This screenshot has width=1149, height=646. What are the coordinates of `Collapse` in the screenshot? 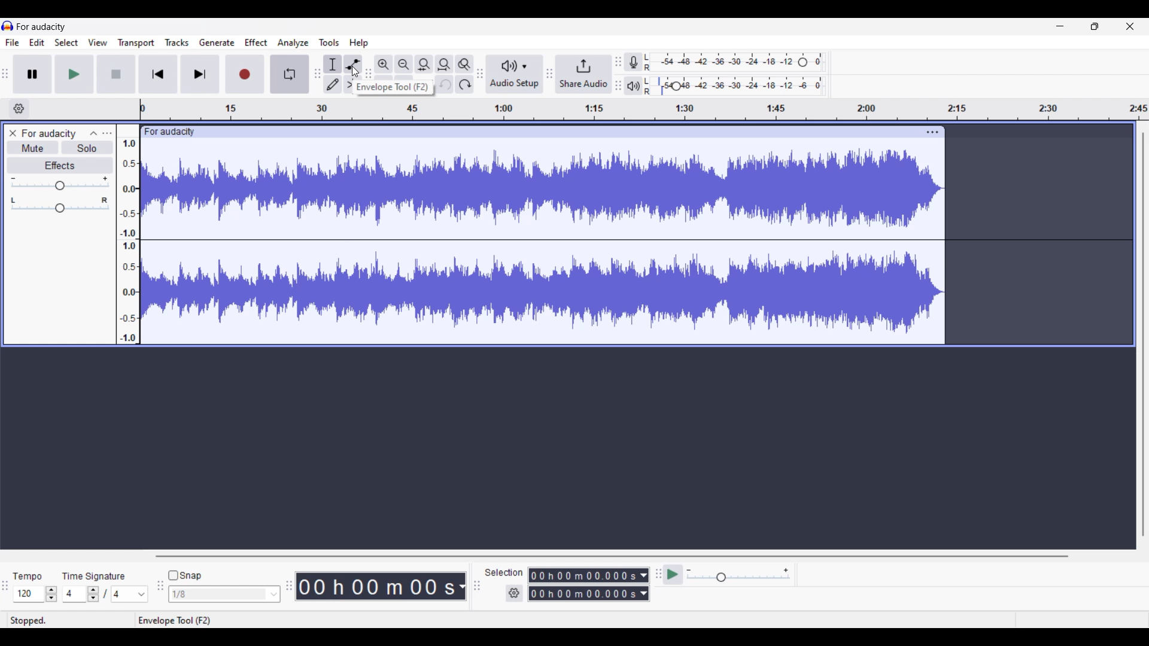 It's located at (94, 133).